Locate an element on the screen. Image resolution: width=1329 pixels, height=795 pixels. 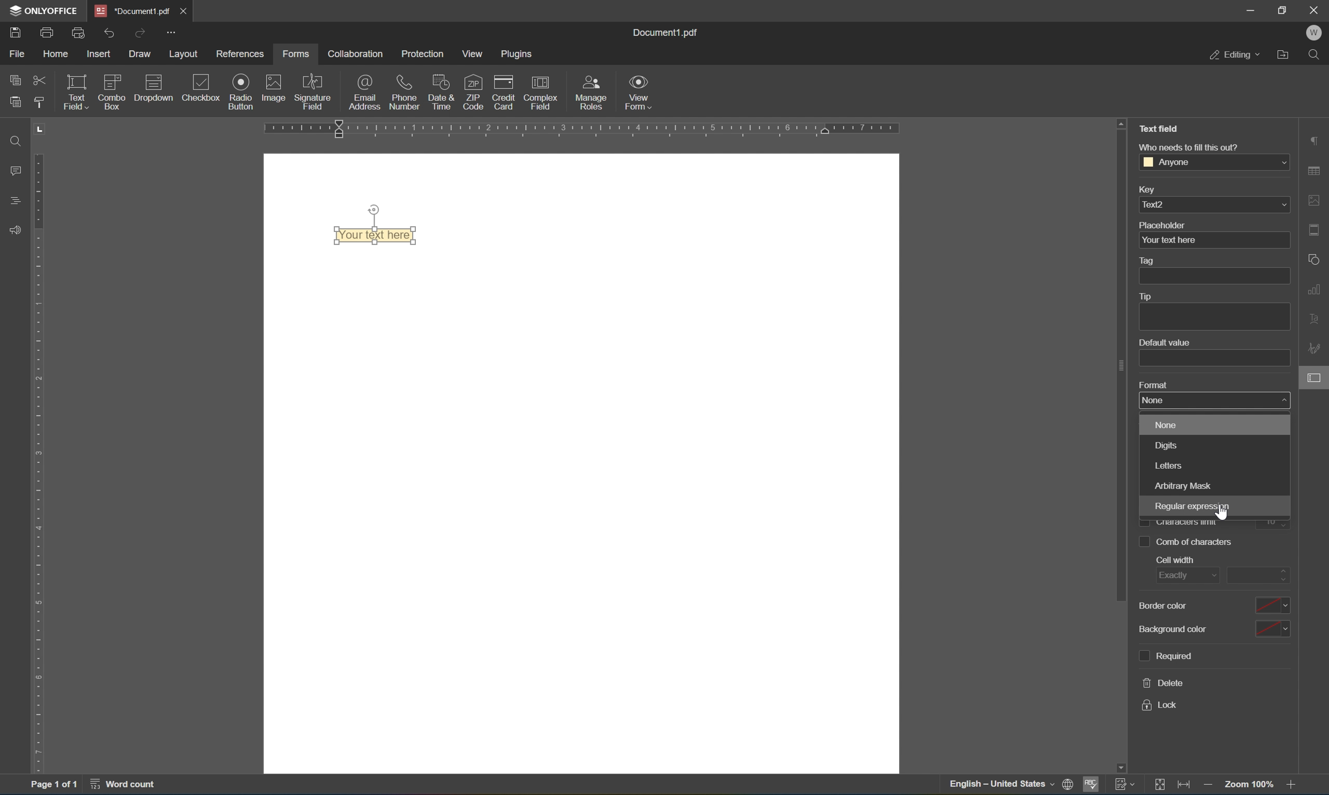
comments is located at coordinates (12, 172).